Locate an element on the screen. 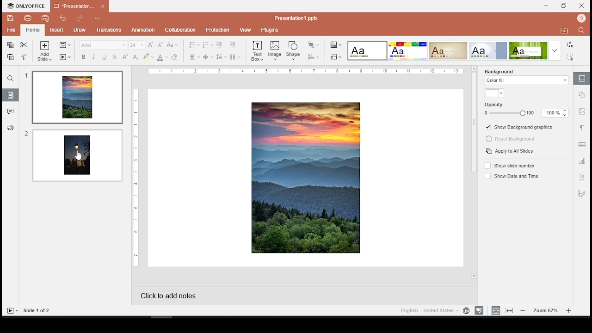  support and feedback is located at coordinates (10, 127).